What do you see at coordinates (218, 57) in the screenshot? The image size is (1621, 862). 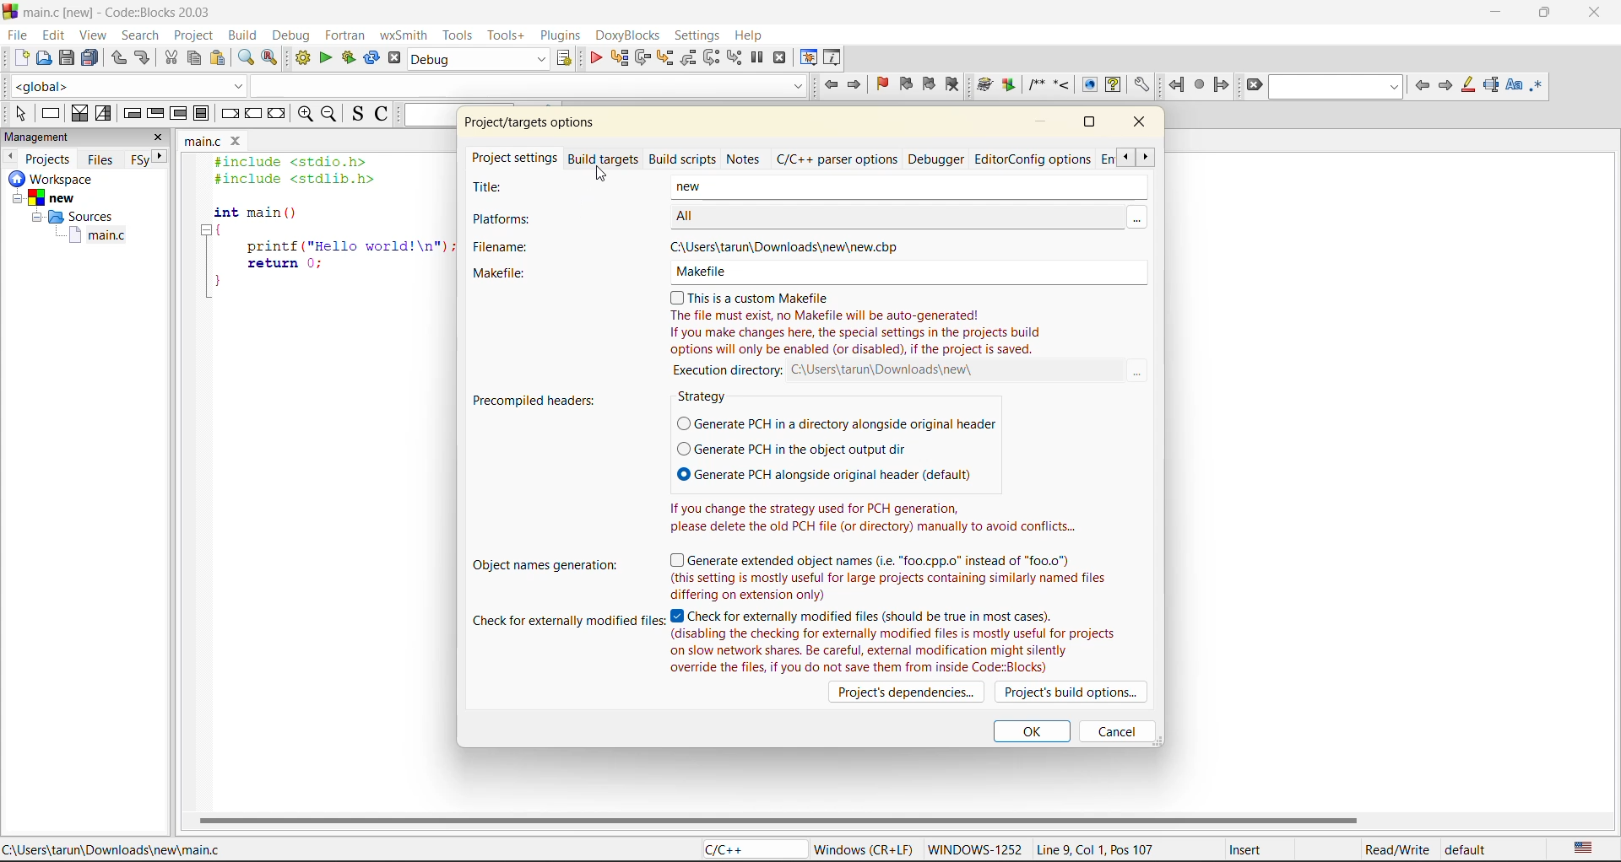 I see `paste` at bounding box center [218, 57].